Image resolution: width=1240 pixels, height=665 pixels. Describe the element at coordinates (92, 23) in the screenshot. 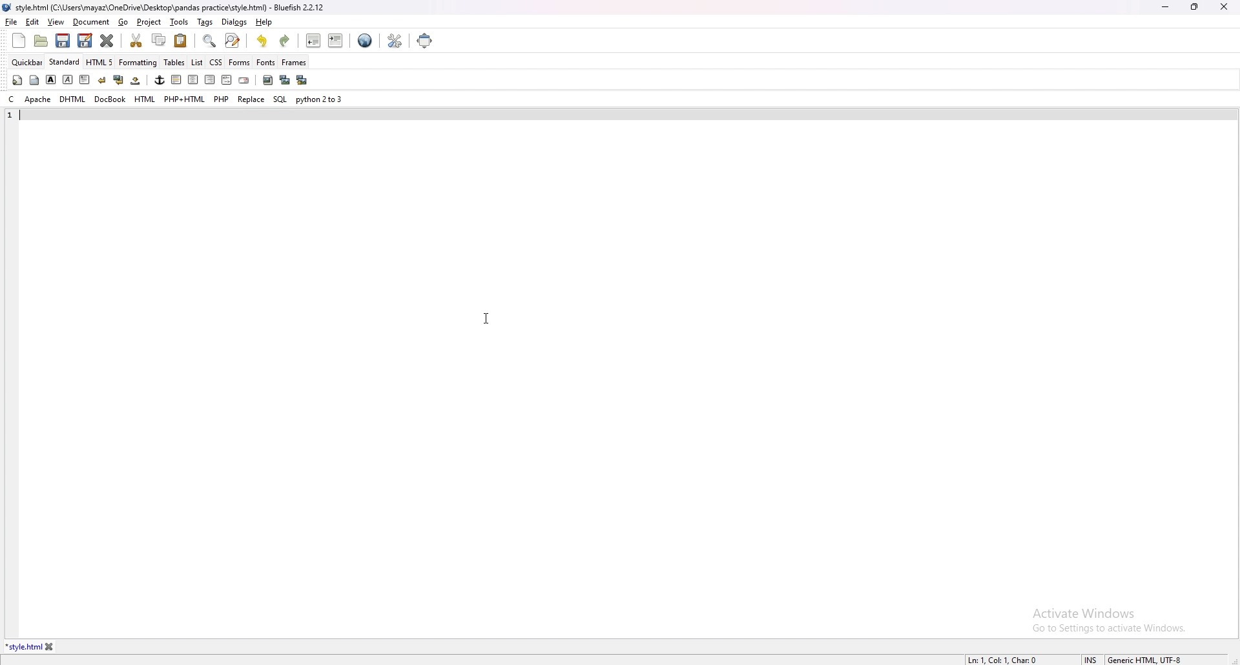

I see `document` at that location.